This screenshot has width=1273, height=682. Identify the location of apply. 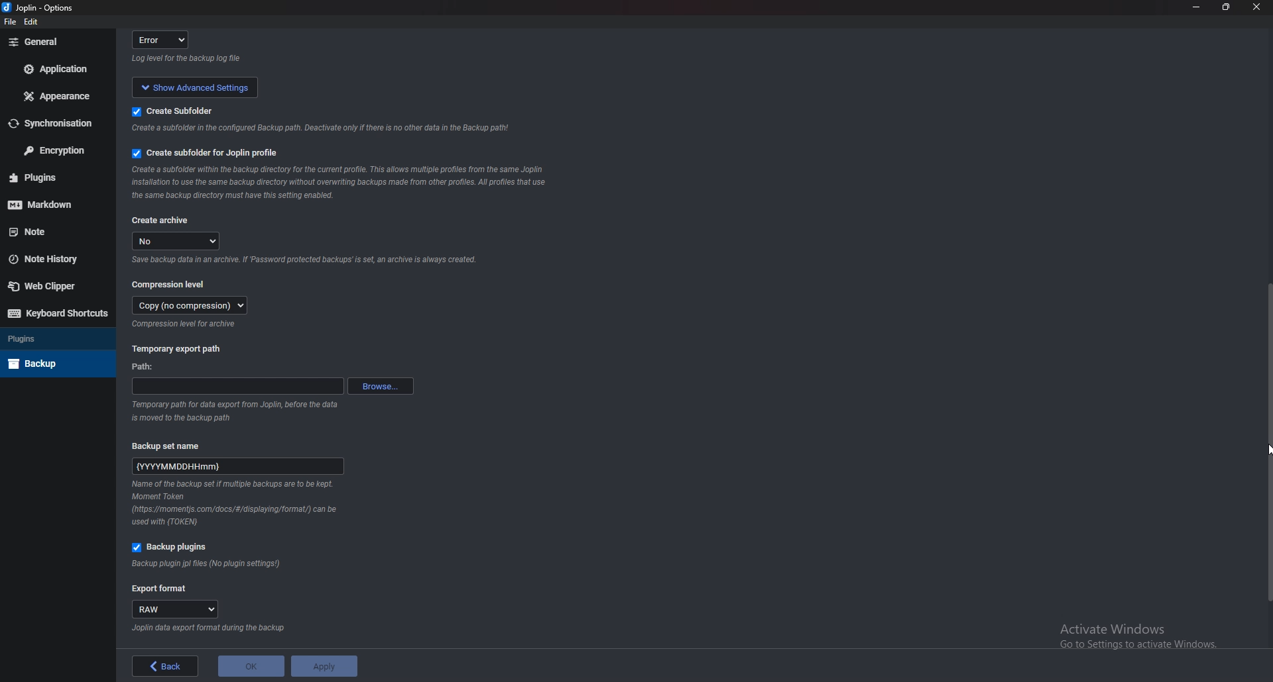
(323, 666).